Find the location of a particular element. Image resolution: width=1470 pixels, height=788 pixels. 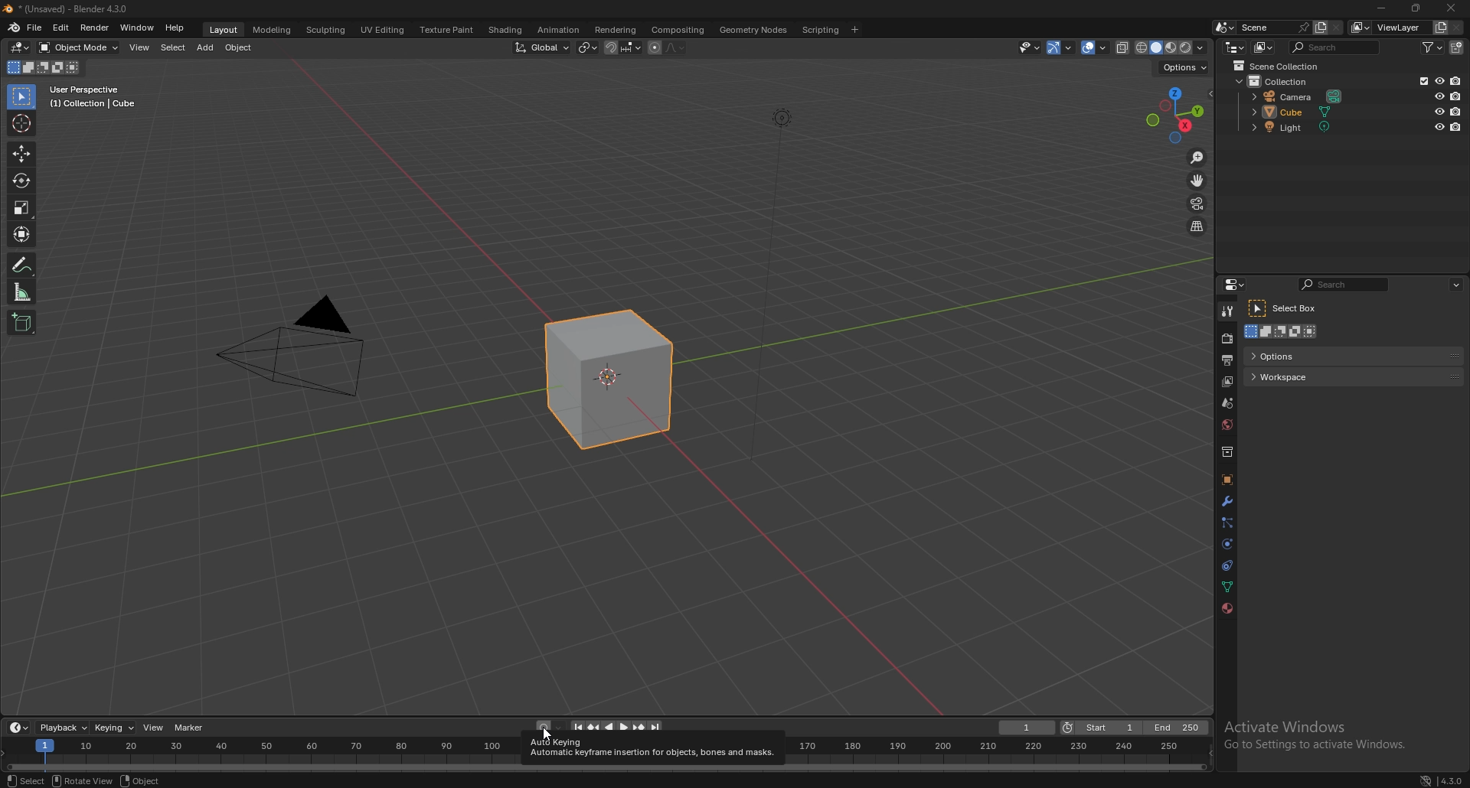

Maximize is located at coordinates (1417, 8).